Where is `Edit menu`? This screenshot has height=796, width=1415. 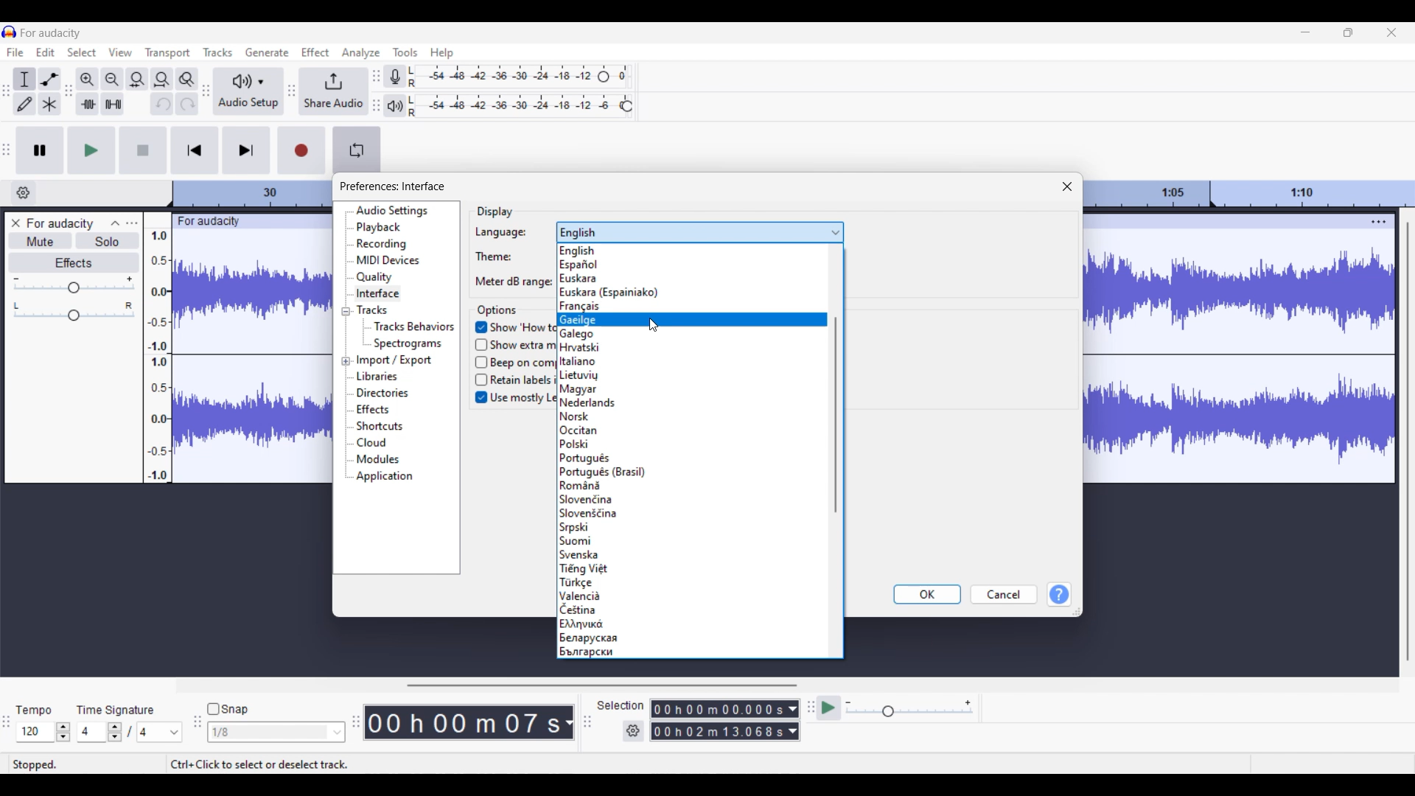
Edit menu is located at coordinates (45, 52).